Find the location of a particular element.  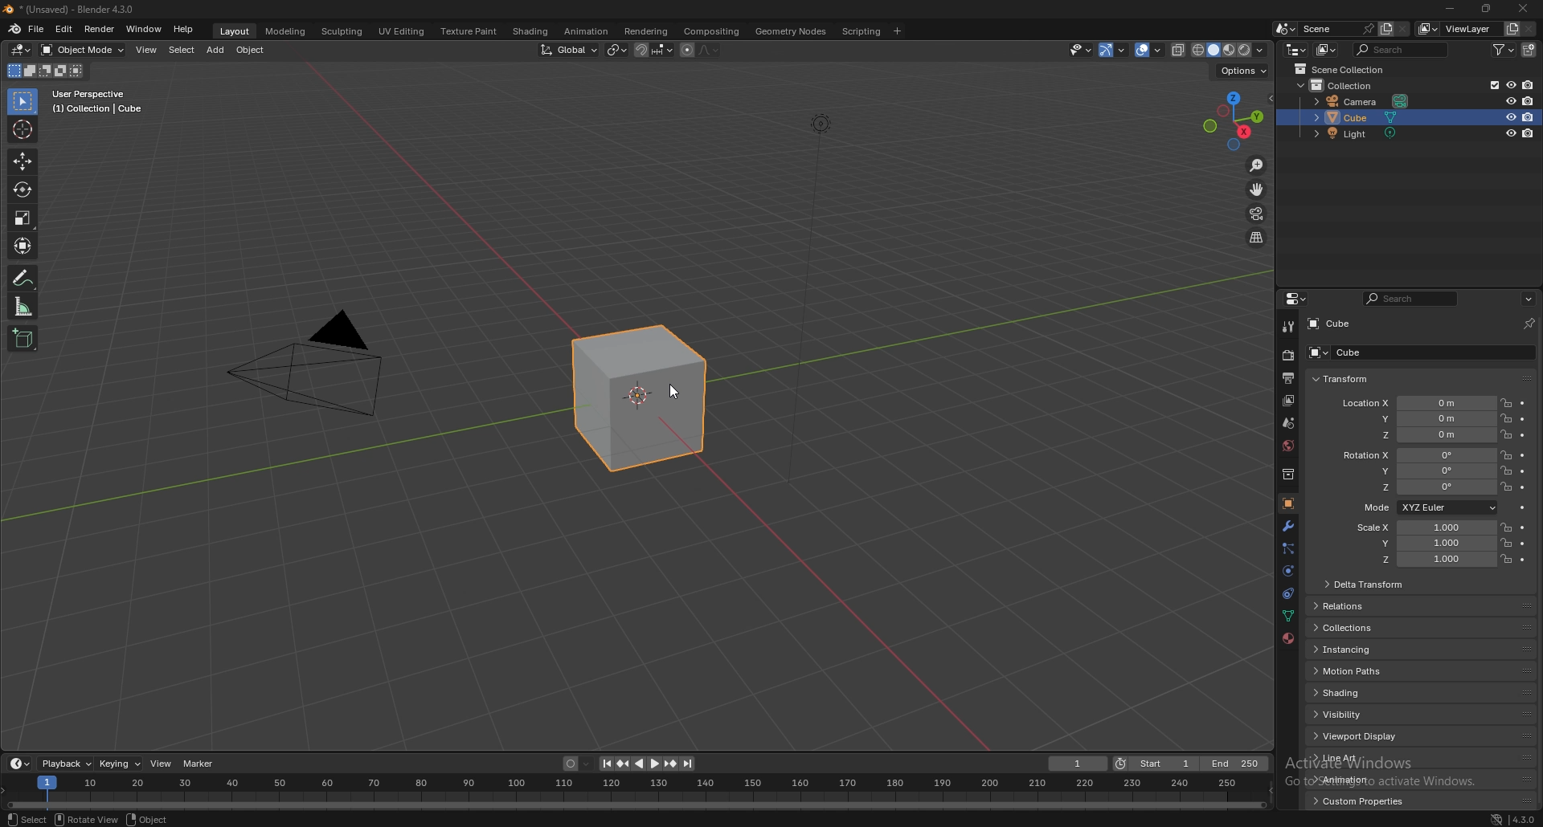

play animation is located at coordinates (648, 764).